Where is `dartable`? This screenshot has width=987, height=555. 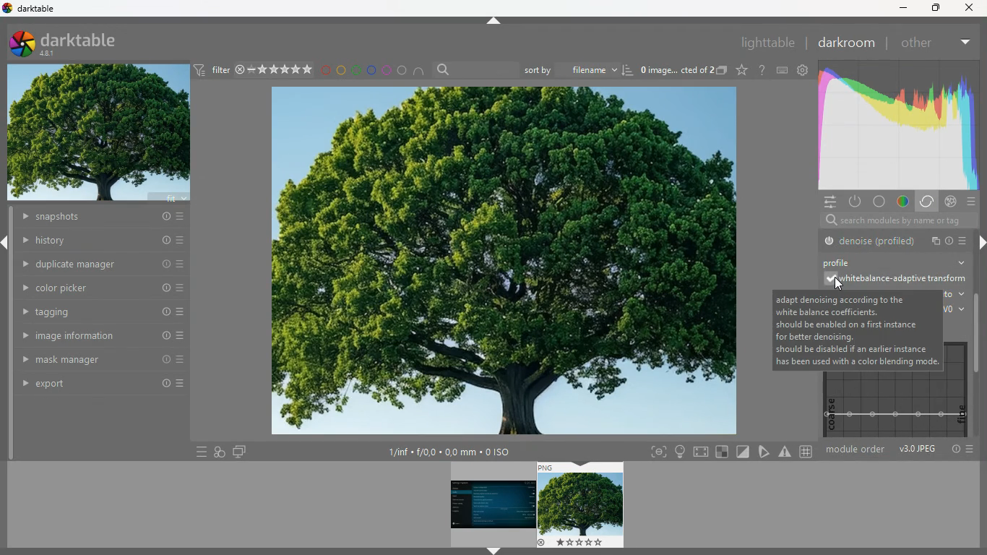
dartable is located at coordinates (30, 9).